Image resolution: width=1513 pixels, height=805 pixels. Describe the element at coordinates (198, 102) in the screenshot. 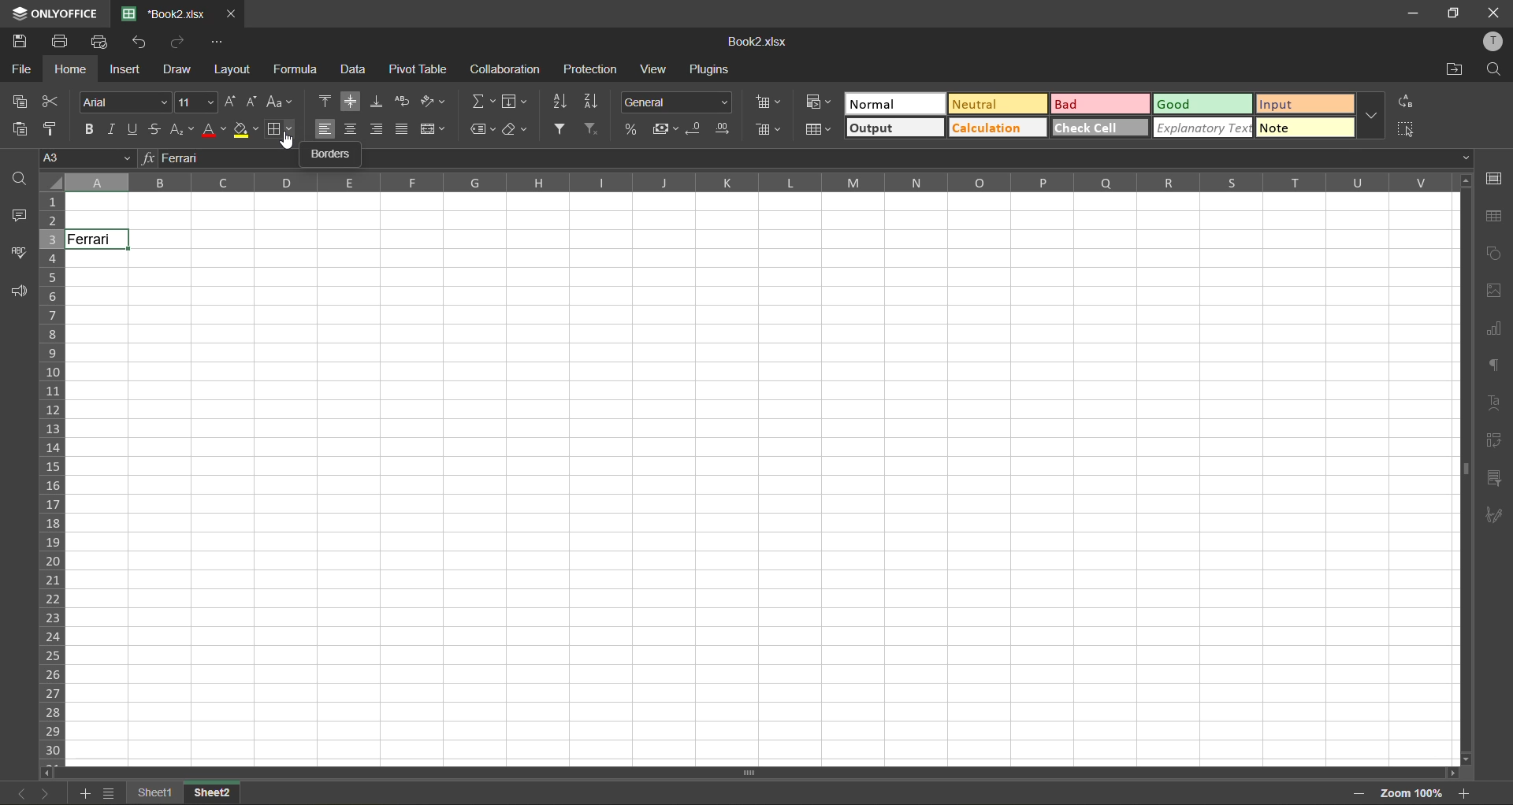

I see `font size` at that location.